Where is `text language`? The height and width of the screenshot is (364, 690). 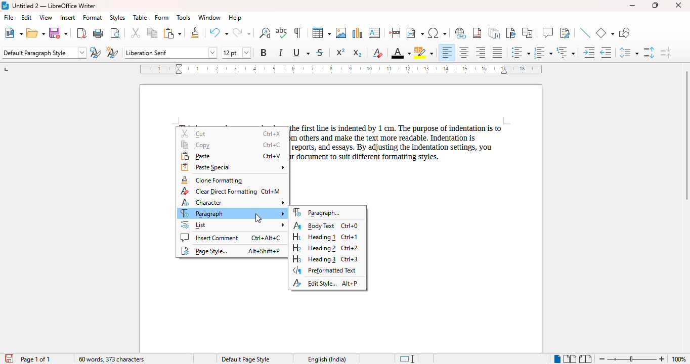 text language is located at coordinates (328, 359).